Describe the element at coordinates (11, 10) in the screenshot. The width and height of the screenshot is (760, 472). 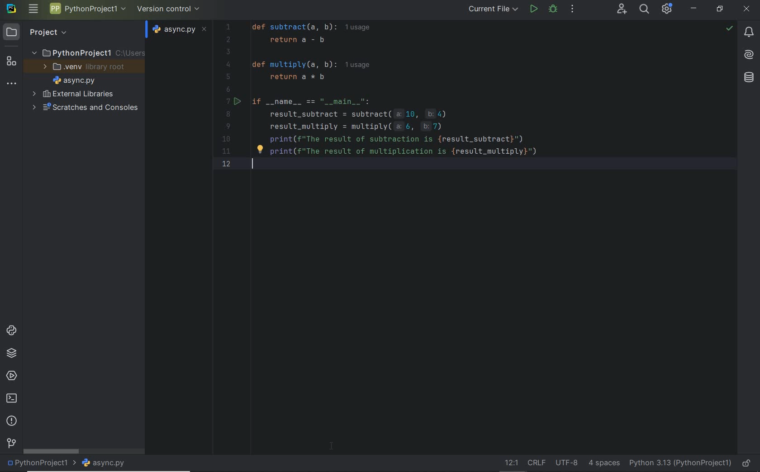
I see `system name` at that location.